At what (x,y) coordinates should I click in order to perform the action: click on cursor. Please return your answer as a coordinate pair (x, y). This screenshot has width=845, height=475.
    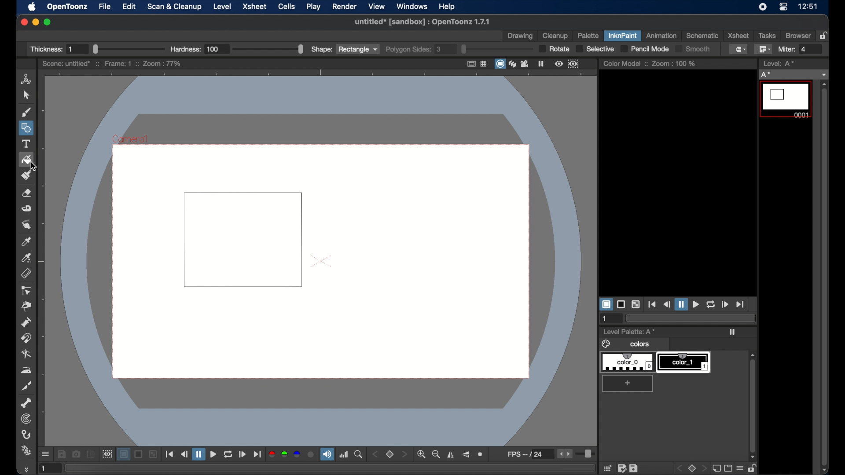
    Looking at the image, I should click on (302, 287).